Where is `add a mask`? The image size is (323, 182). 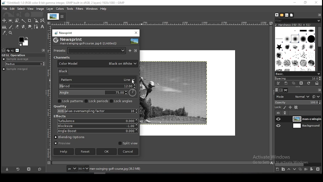
add a mask is located at coordinates (312, 169).